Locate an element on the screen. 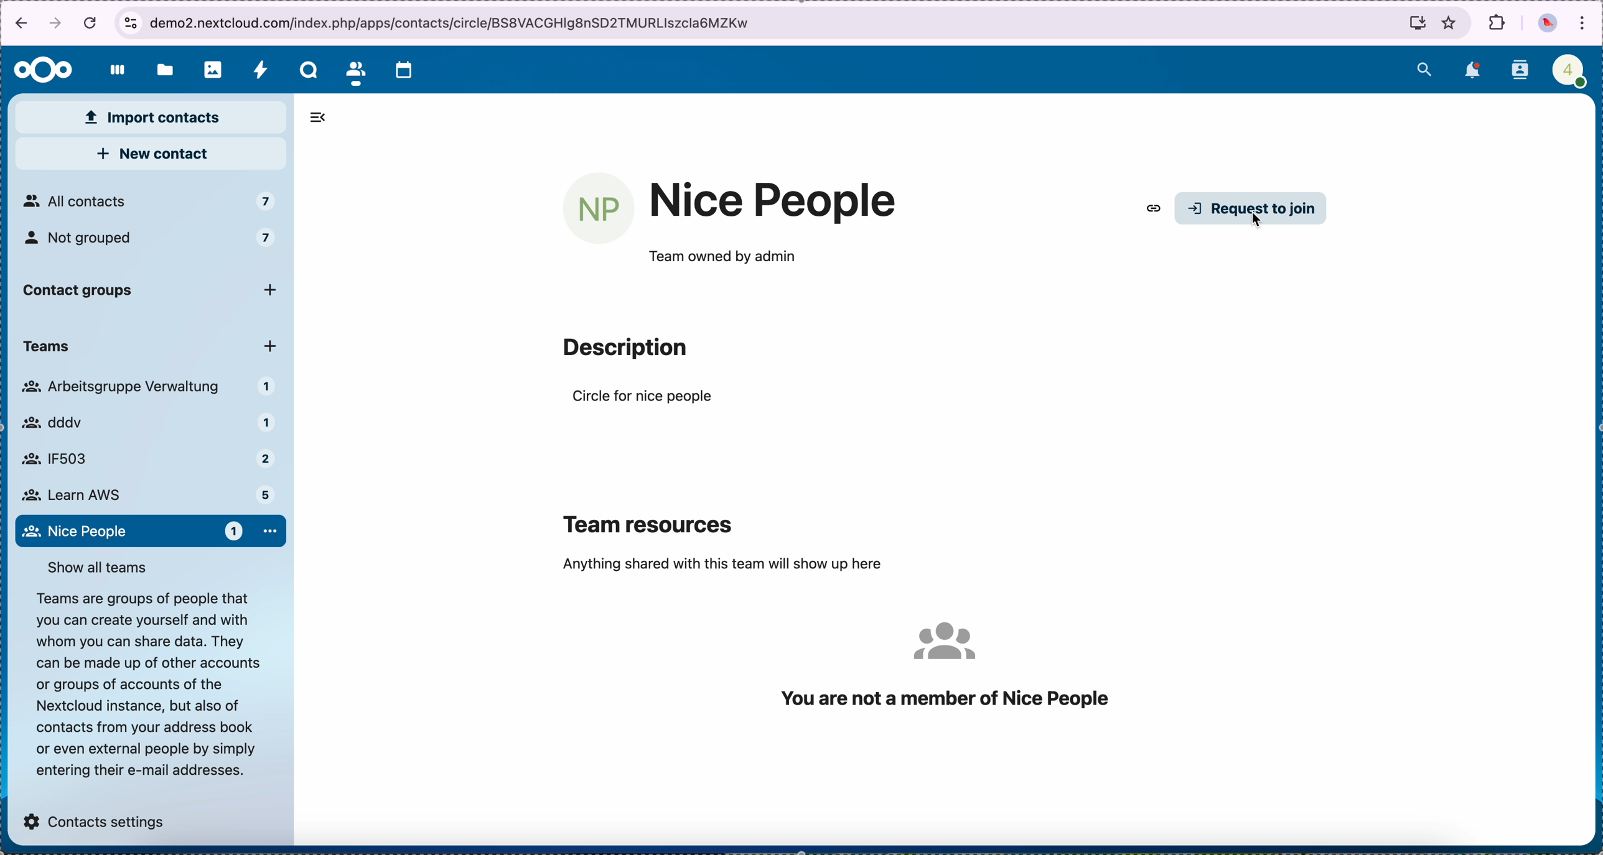  new contact button is located at coordinates (149, 155).